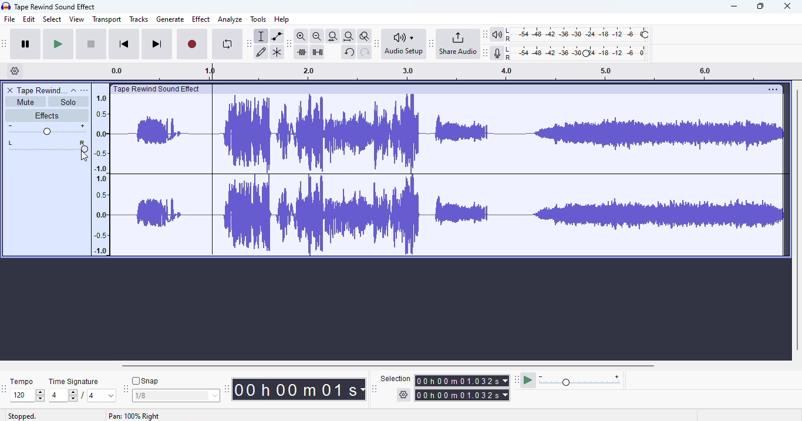 This screenshot has height=421, width=802. What do you see at coordinates (26, 102) in the screenshot?
I see `mute` at bounding box center [26, 102].